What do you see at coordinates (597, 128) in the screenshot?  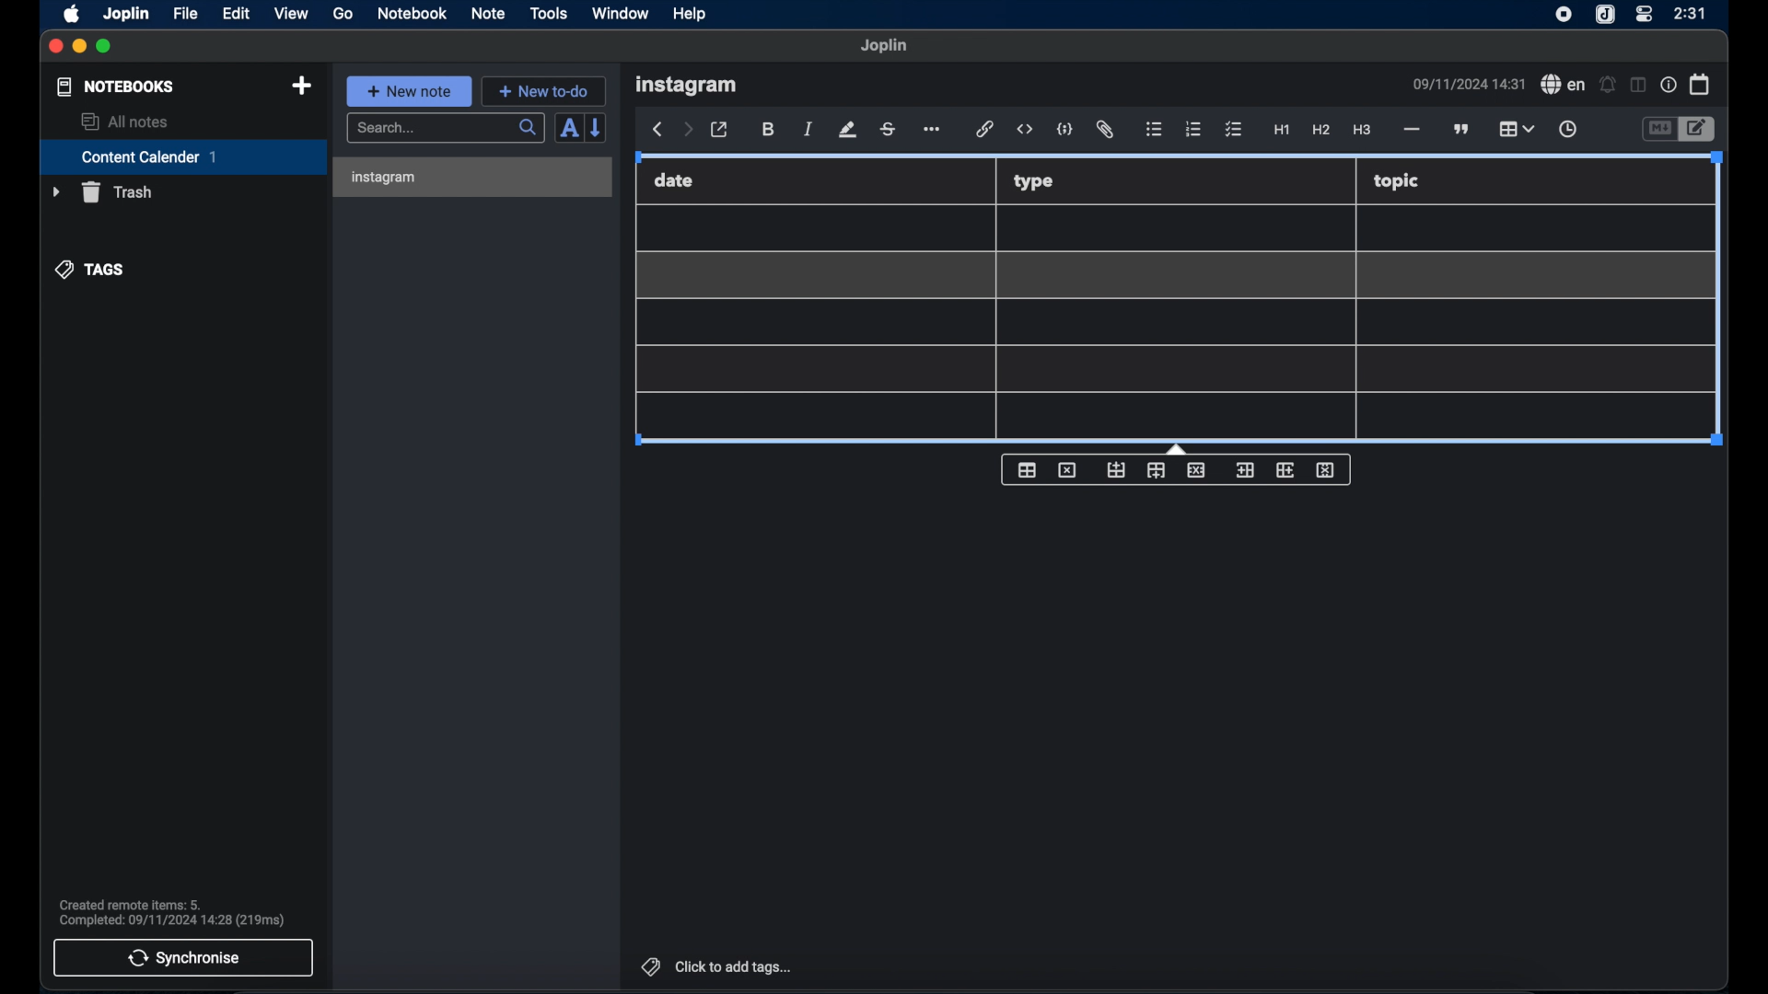 I see `reverse sort order` at bounding box center [597, 128].